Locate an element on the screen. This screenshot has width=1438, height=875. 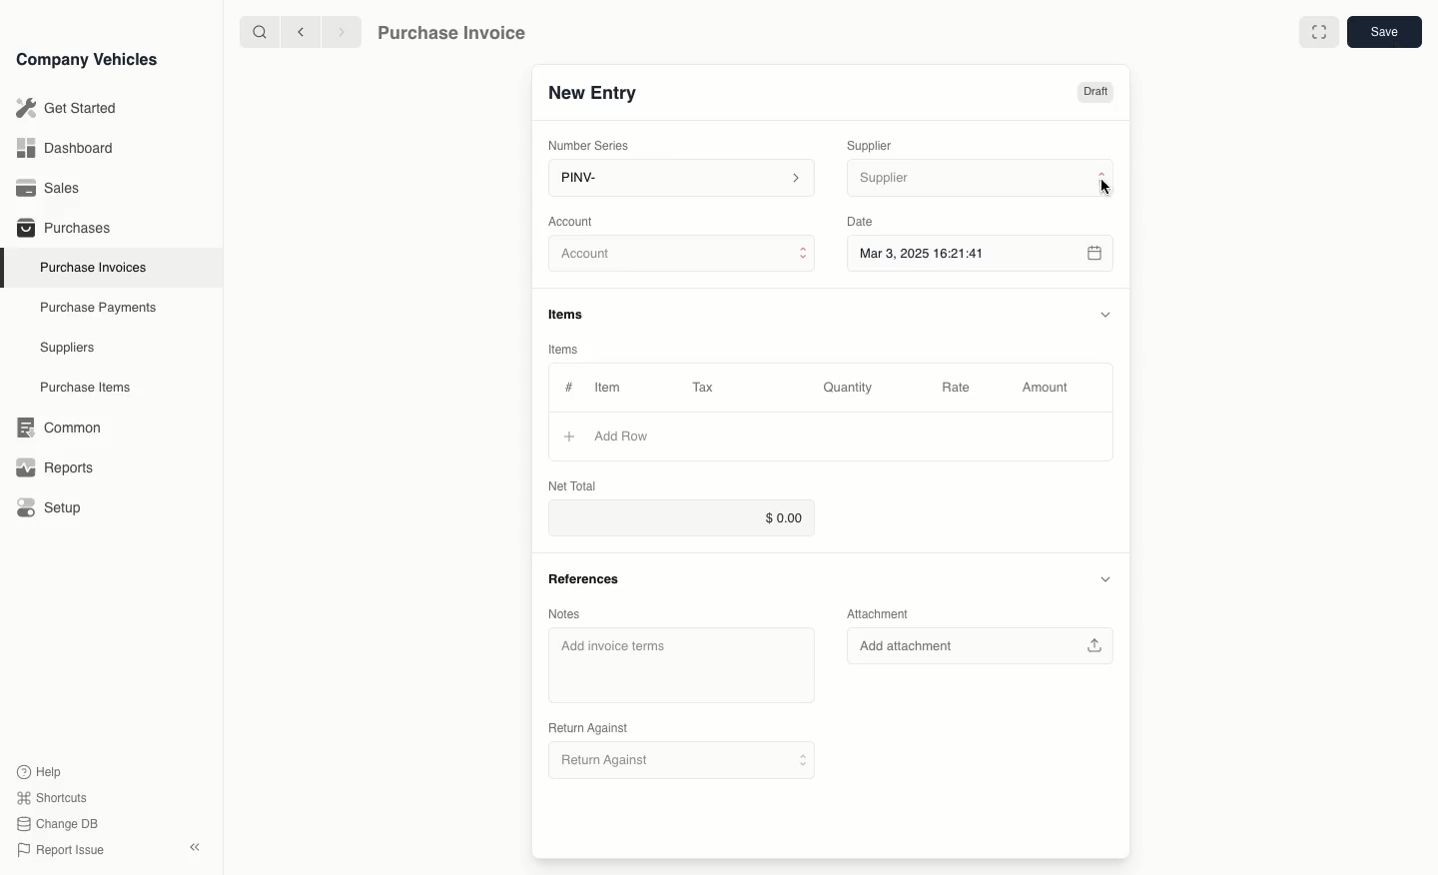
Suppliers is located at coordinates (66, 349).